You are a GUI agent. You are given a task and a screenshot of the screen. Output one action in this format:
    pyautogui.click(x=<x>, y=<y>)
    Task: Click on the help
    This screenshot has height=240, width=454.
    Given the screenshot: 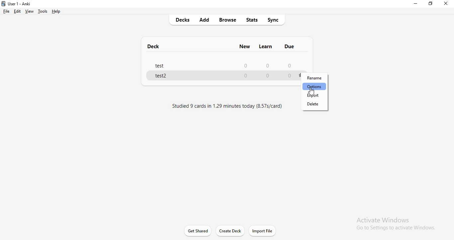 What is the action you would take?
    pyautogui.click(x=57, y=12)
    